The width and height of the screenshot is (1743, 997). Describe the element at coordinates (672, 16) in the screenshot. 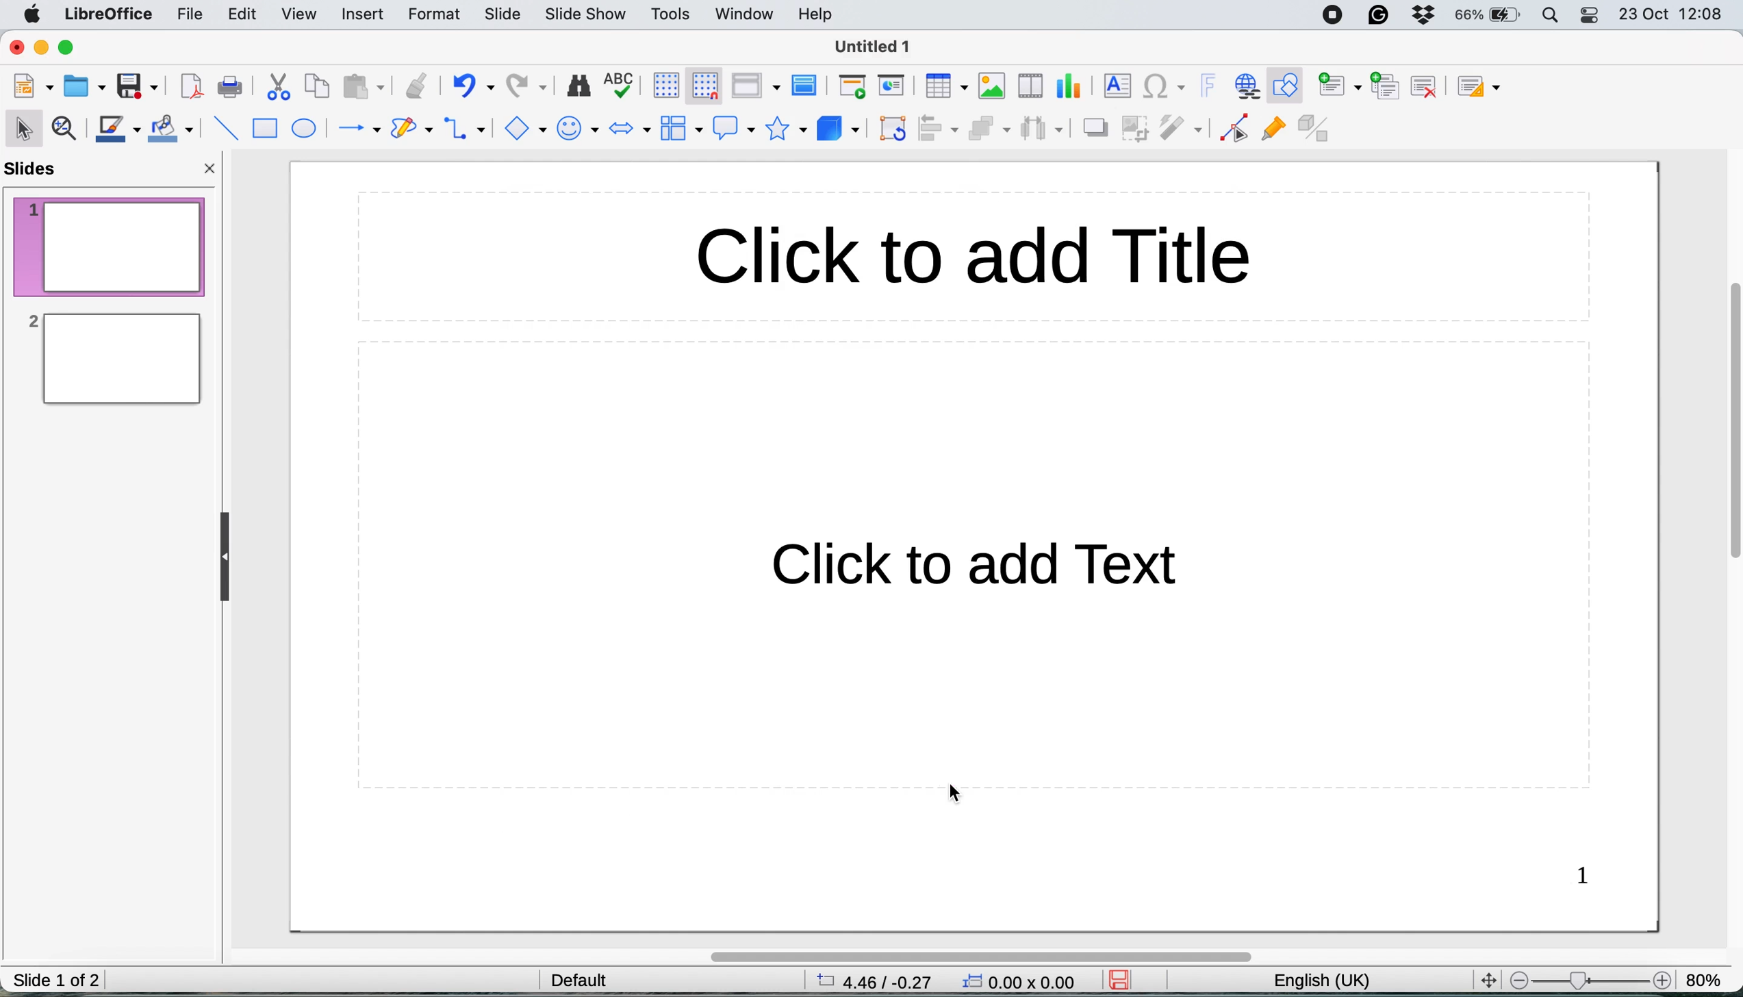

I see `tools` at that location.